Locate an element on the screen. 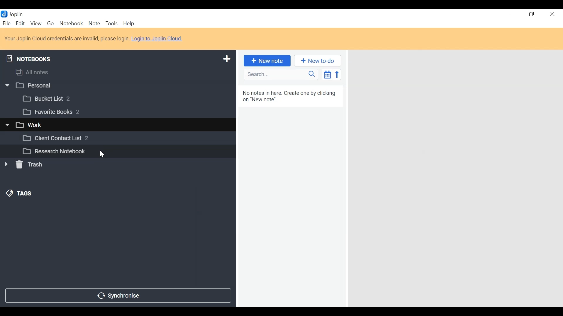  All notes is located at coordinates (38, 71).